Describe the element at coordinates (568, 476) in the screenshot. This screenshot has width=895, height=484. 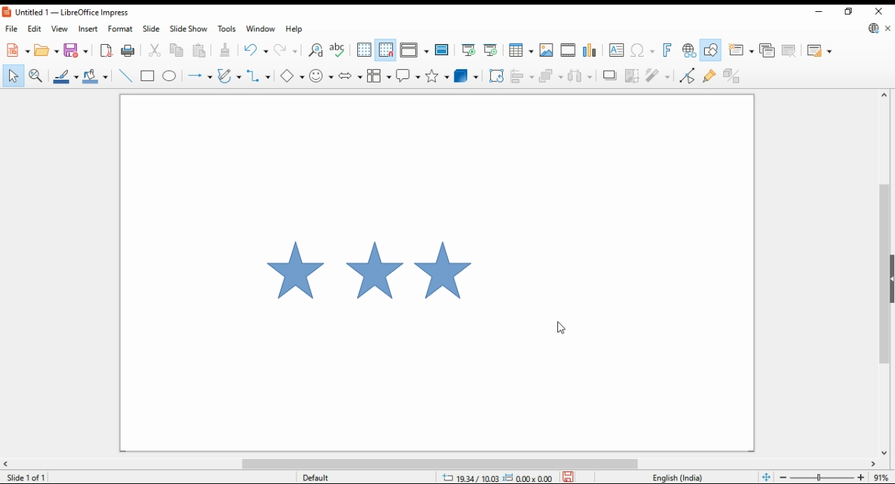
I see `save` at that location.